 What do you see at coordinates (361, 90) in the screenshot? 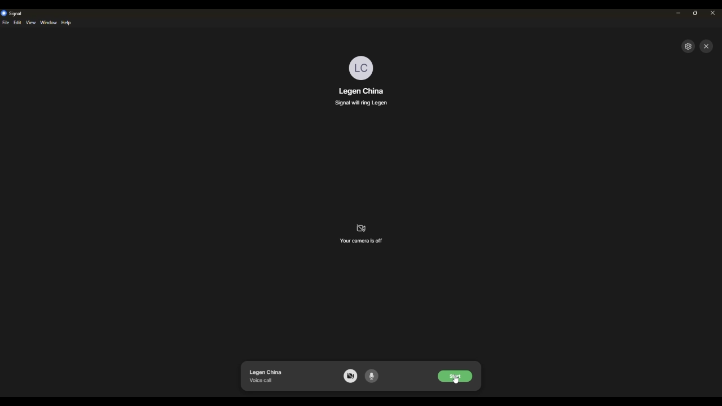
I see `legen china` at bounding box center [361, 90].